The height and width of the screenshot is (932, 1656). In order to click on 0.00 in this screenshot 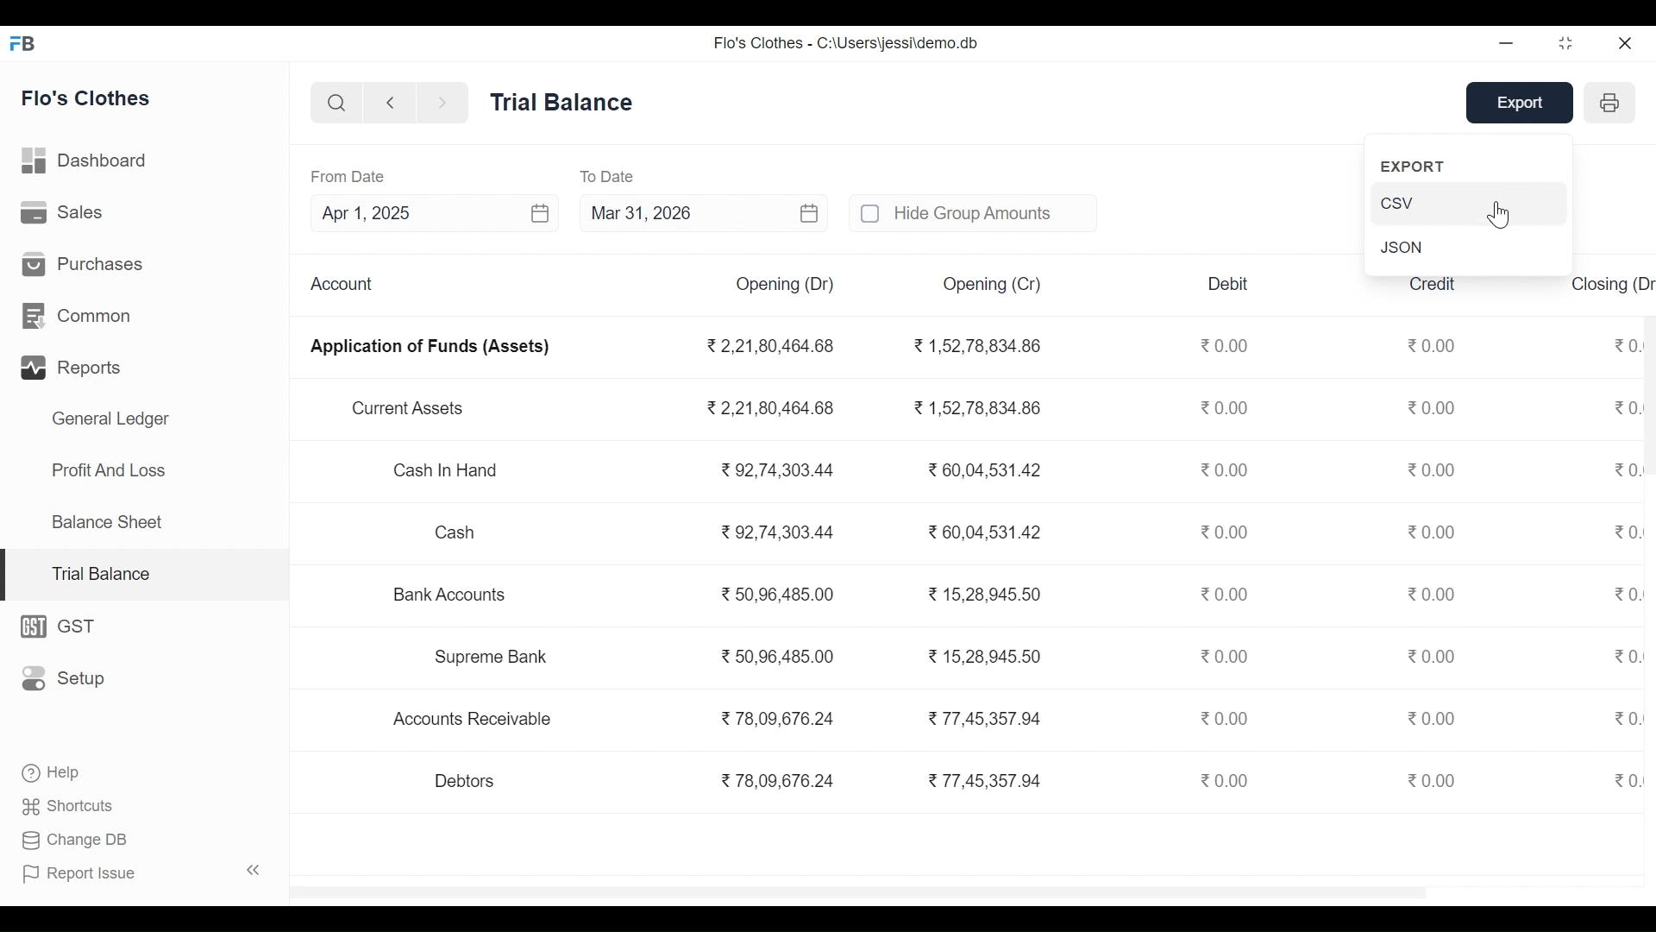, I will do `click(1432, 656)`.